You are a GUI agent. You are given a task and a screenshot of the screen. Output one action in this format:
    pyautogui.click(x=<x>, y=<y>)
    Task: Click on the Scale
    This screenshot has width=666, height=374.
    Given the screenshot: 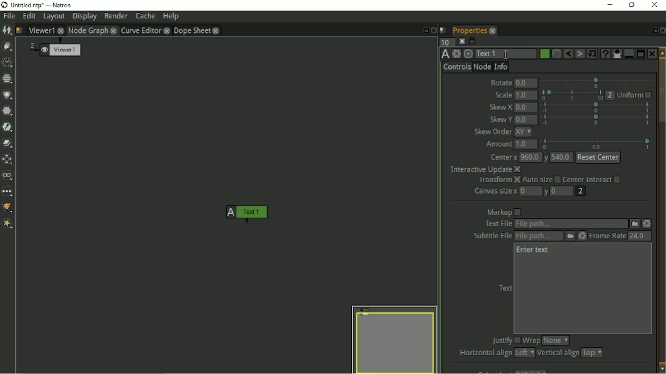 What is the action you would take?
    pyautogui.click(x=503, y=94)
    